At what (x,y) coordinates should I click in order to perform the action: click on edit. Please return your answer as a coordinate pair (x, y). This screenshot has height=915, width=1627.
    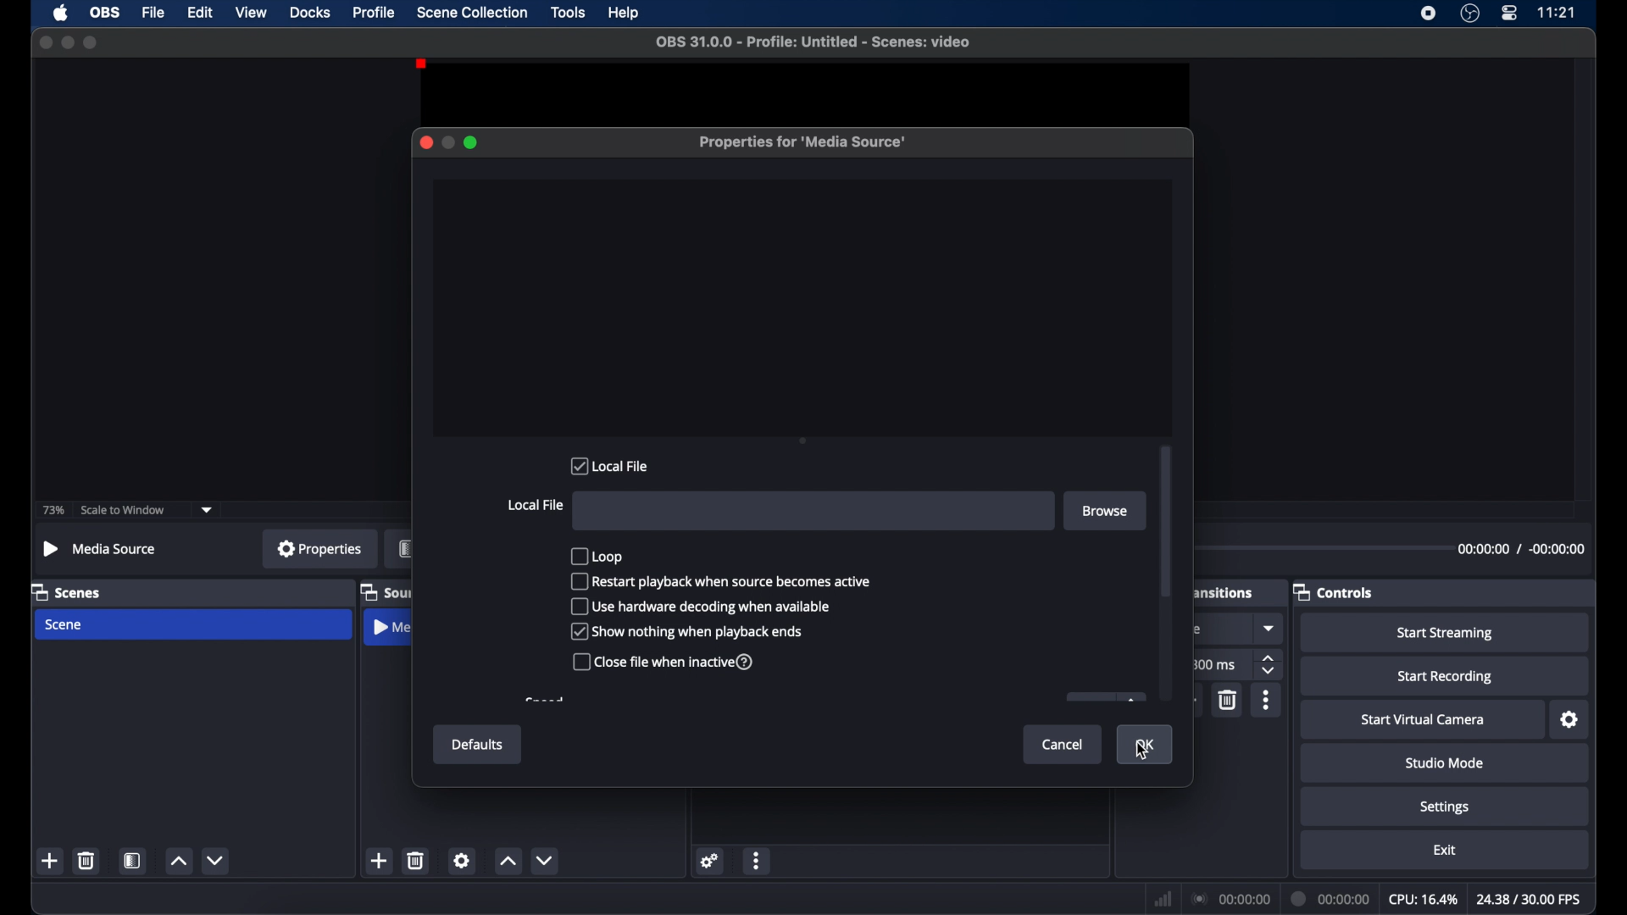
    Looking at the image, I should click on (199, 14).